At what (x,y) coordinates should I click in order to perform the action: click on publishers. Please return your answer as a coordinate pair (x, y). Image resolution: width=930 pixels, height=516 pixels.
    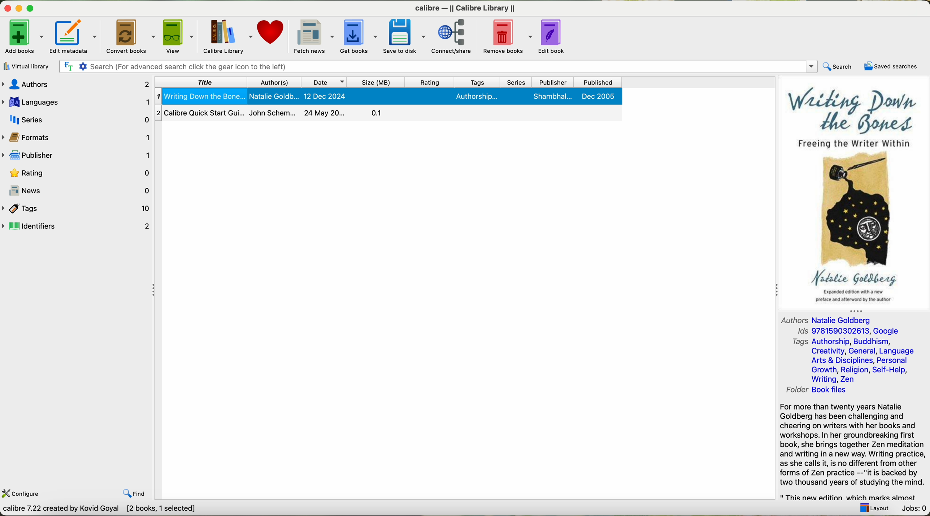
    Looking at the image, I should click on (81, 157).